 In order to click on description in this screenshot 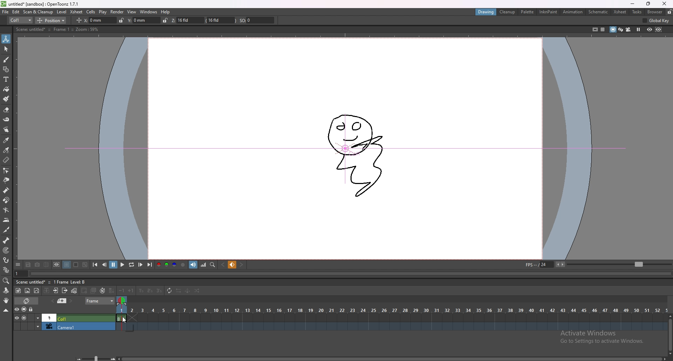, I will do `click(56, 29)`.